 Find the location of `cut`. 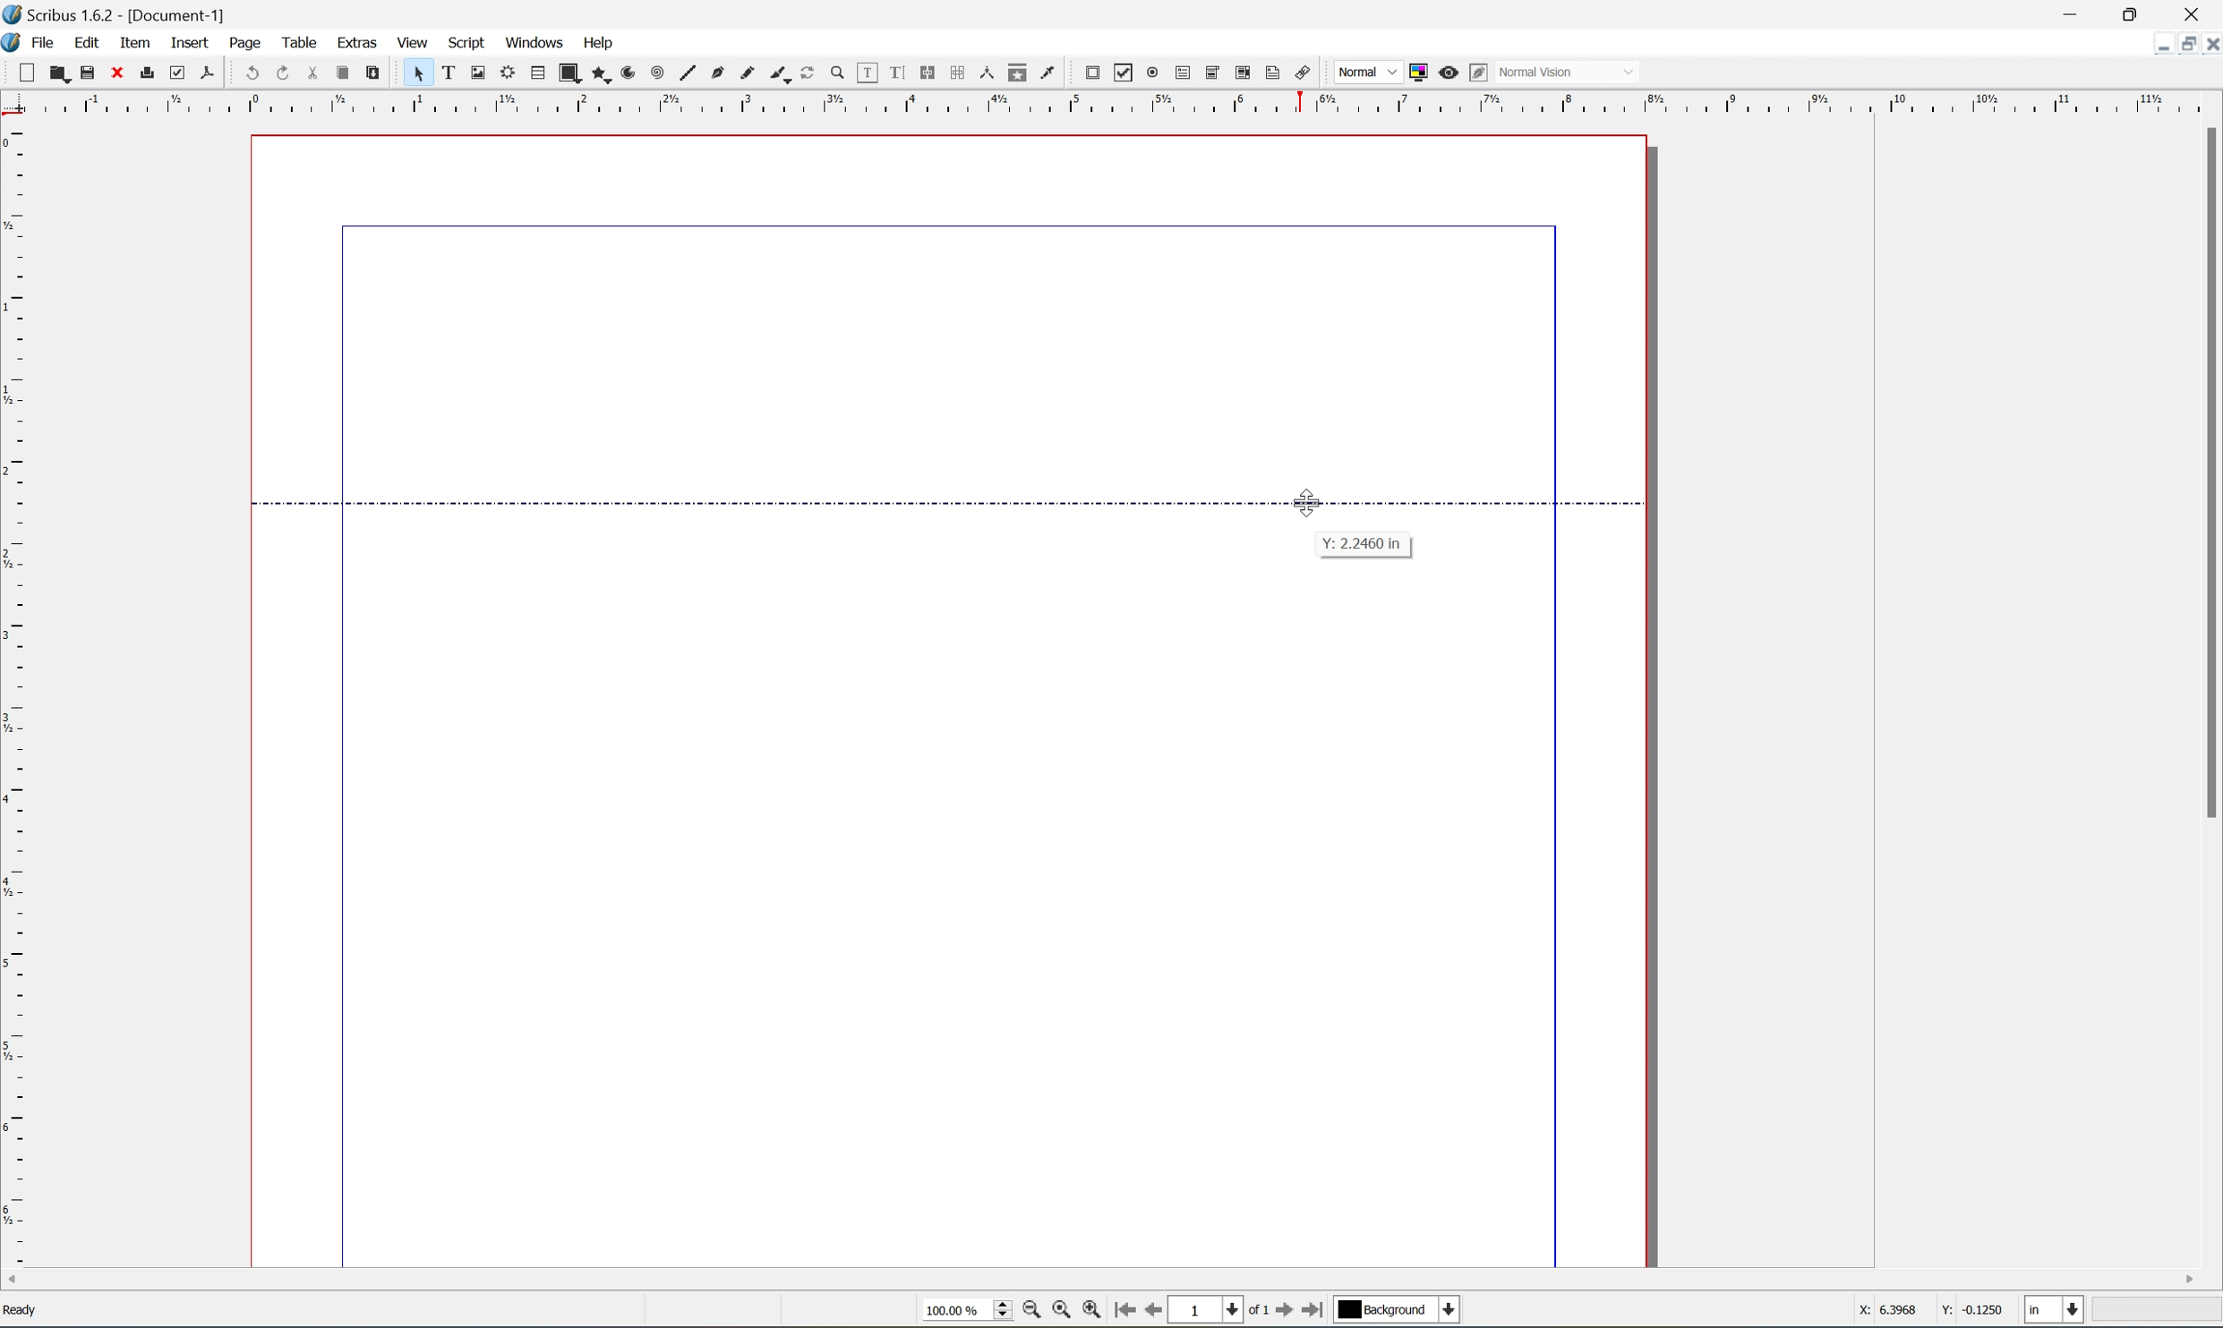

cut is located at coordinates (321, 69).